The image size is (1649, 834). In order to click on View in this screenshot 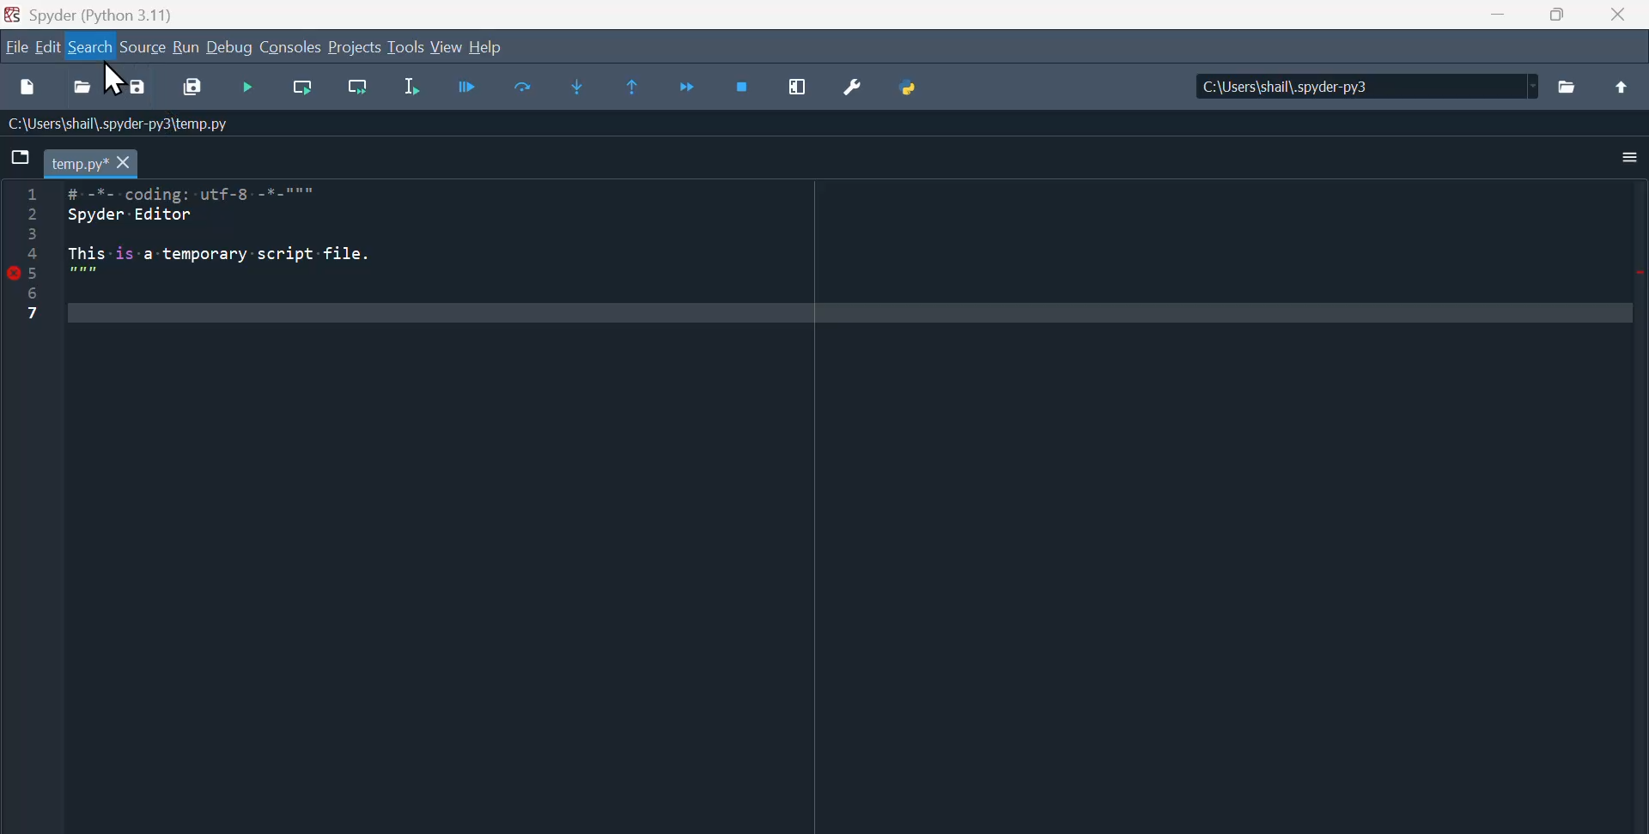, I will do `click(444, 48)`.